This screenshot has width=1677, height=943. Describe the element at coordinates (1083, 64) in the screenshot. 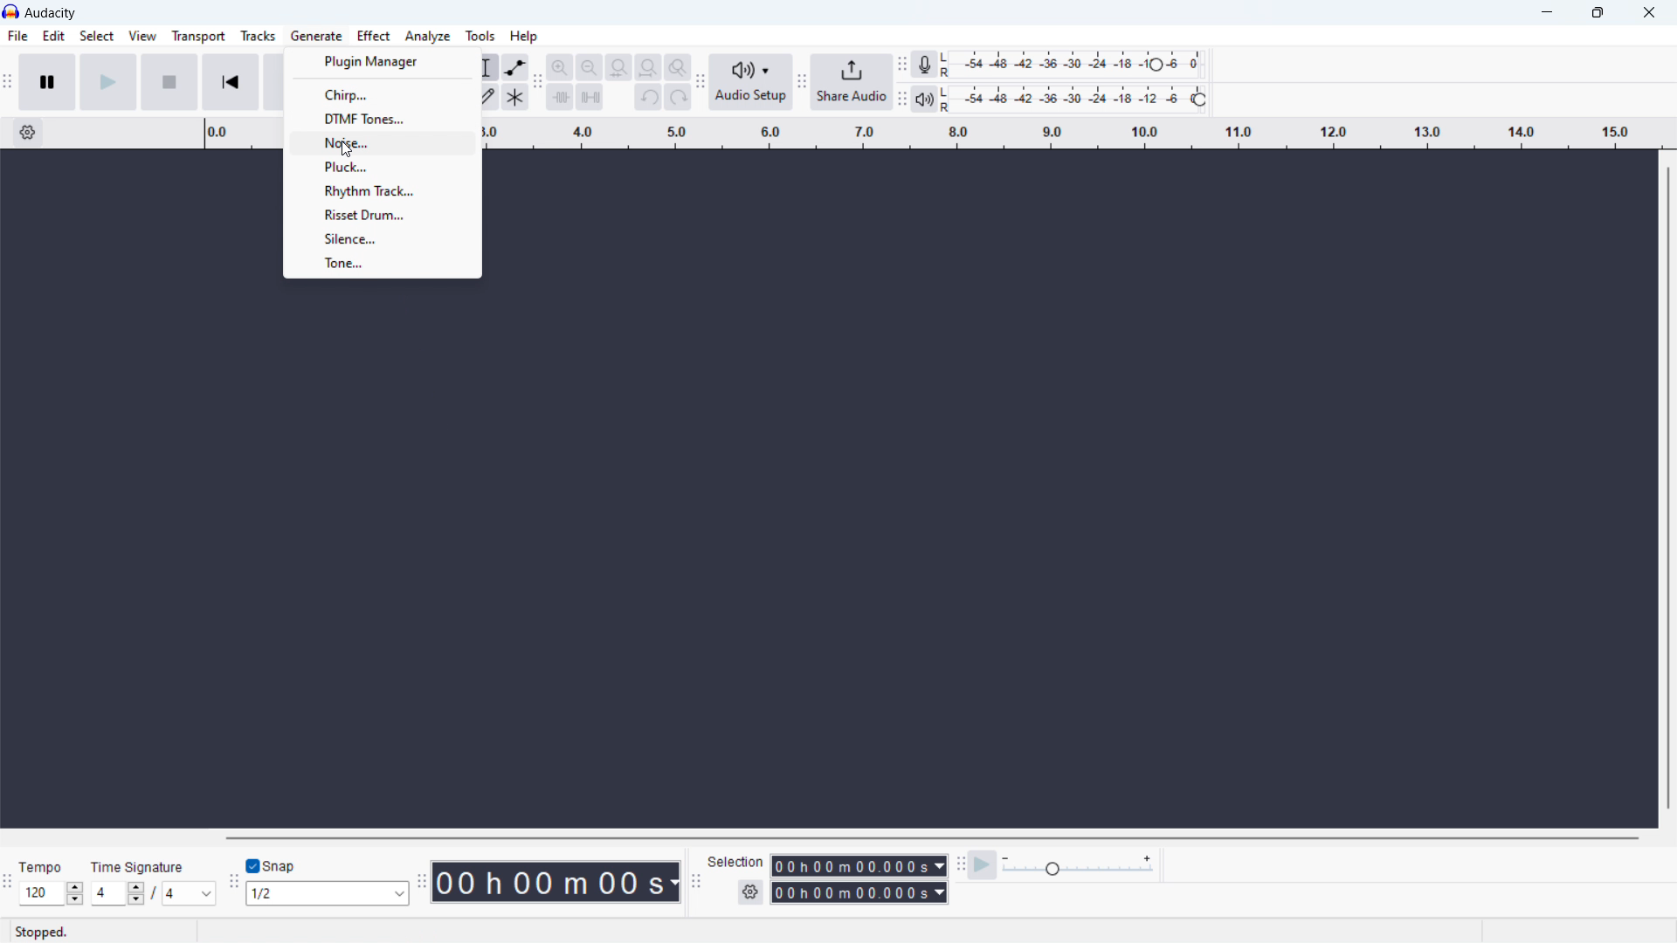

I see `recording level` at that location.